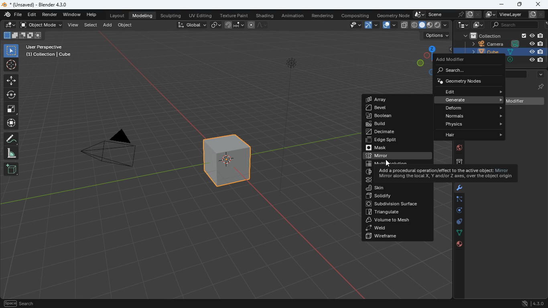 The height and width of the screenshot is (308, 548). Describe the element at coordinates (13, 15) in the screenshot. I see `file` at that location.